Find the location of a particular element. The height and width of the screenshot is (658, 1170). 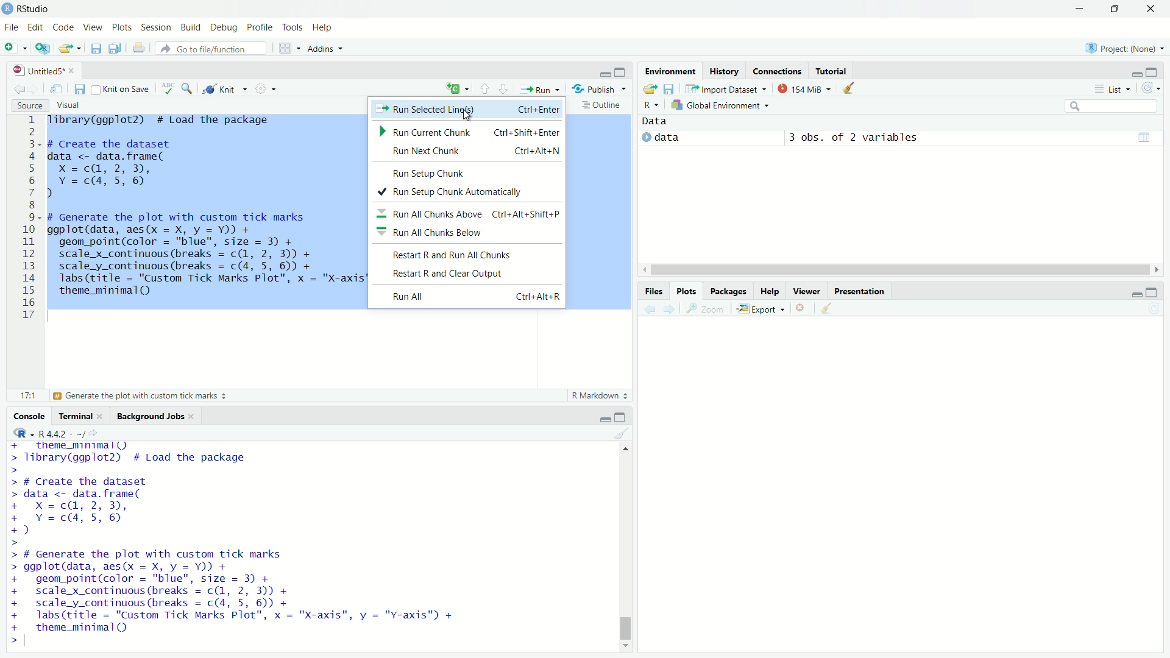

empty plot area is located at coordinates (909, 496).